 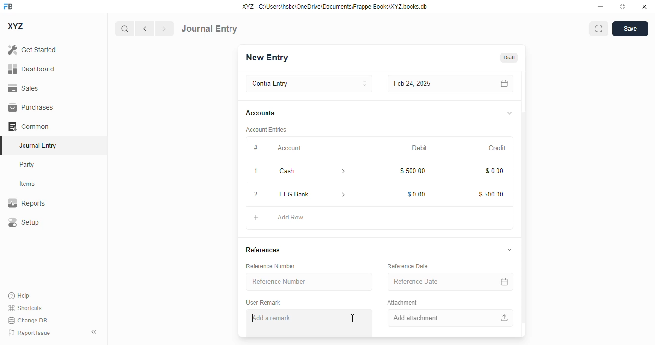 I want to click on new entry, so click(x=267, y=57).